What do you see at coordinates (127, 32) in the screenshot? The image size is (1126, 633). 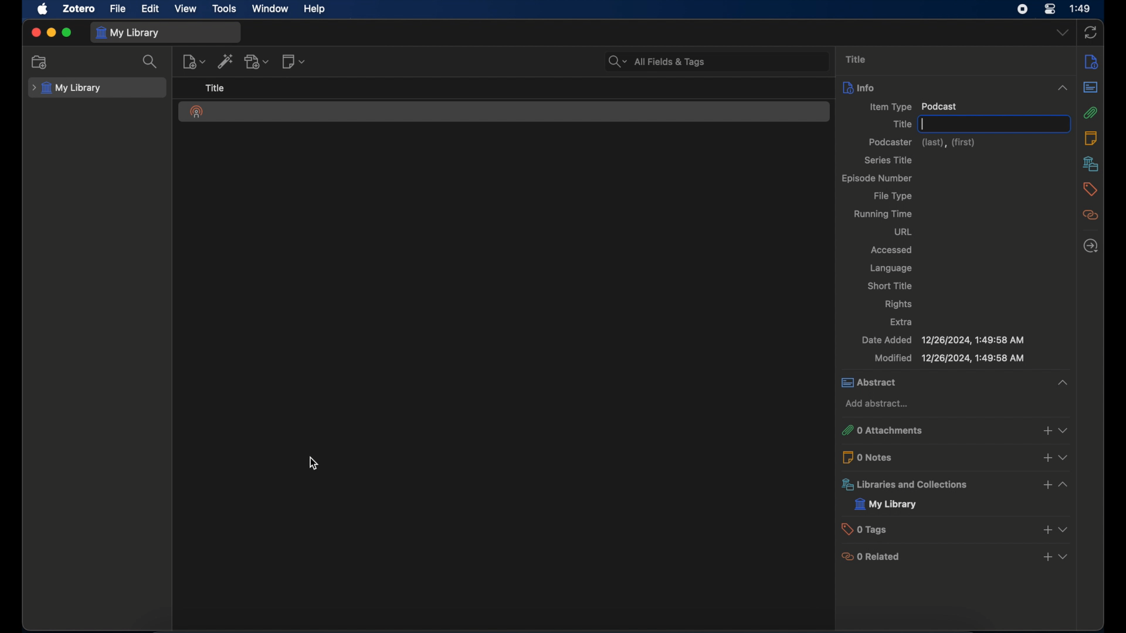 I see `my library` at bounding box center [127, 32].